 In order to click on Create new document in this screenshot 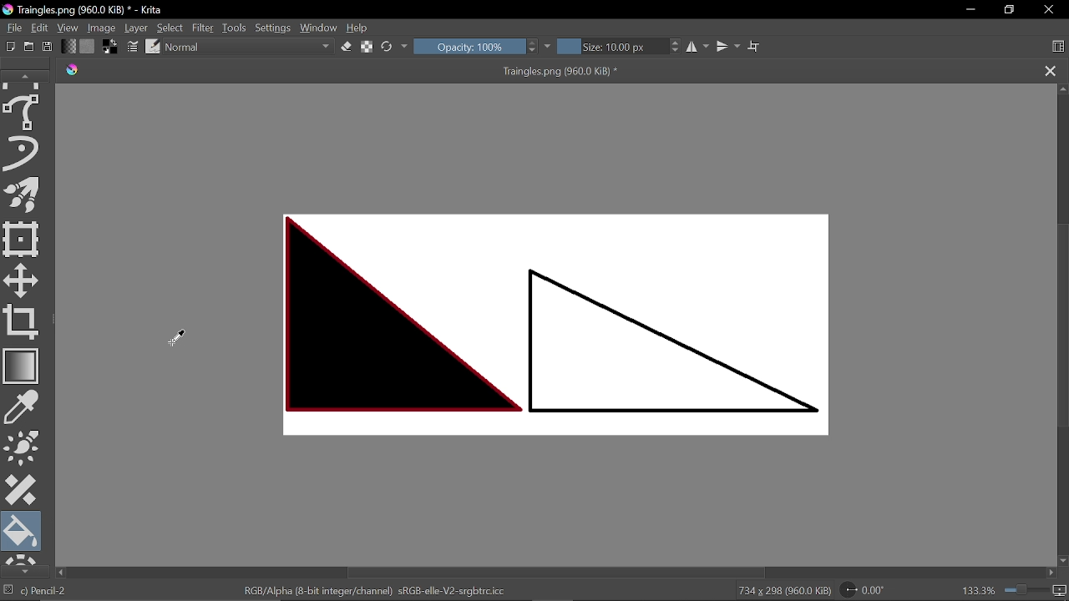, I will do `click(8, 47)`.